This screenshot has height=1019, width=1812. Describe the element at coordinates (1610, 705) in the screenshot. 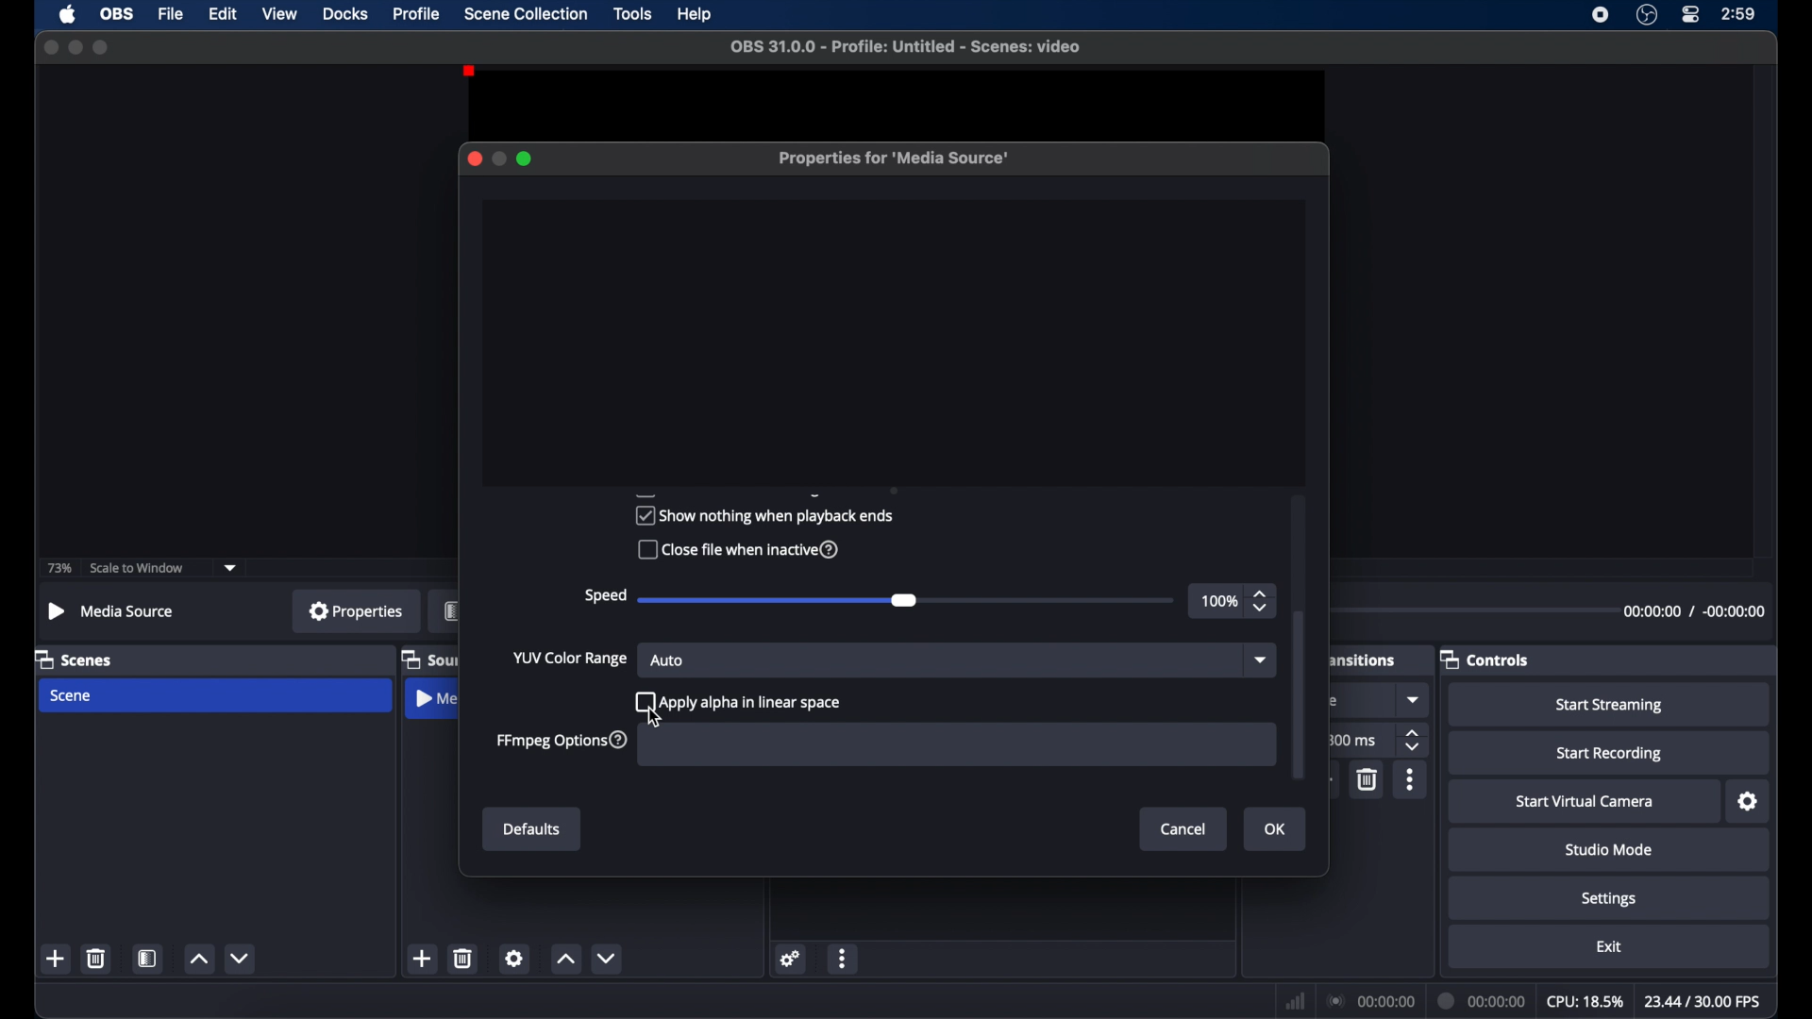

I see `start streaming` at that location.